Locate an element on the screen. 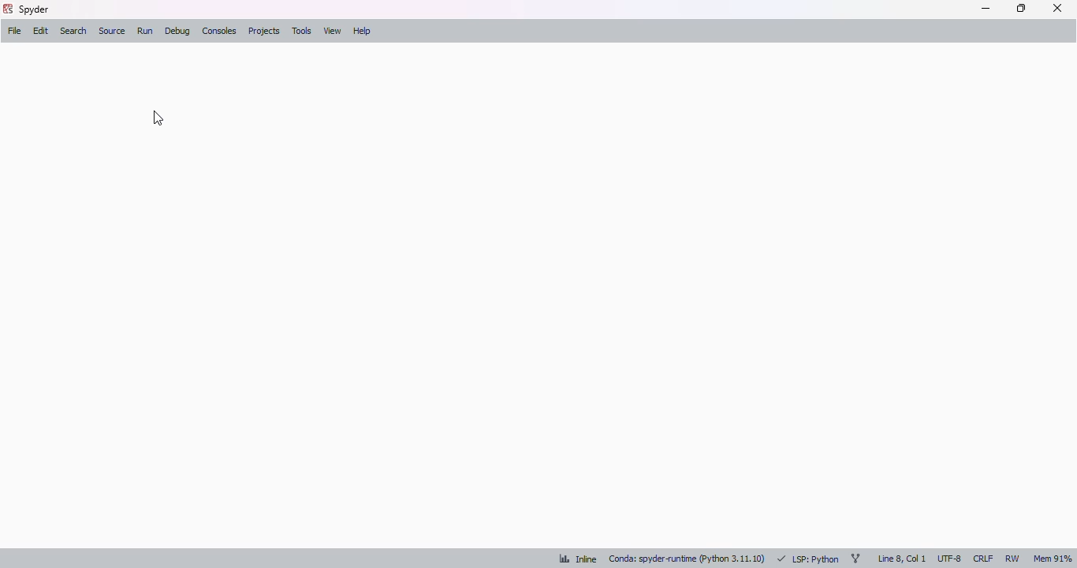 The height and width of the screenshot is (568, 1077). edit is located at coordinates (41, 32).